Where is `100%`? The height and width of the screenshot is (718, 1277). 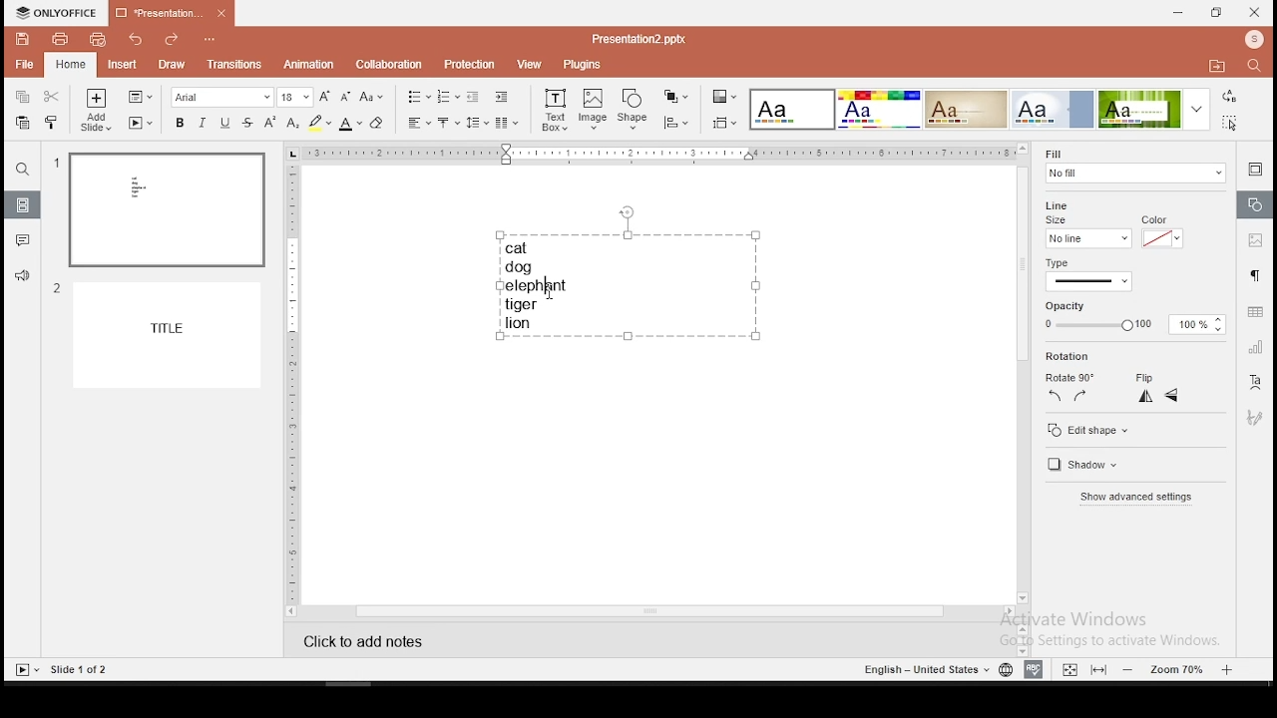 100% is located at coordinates (1198, 324).